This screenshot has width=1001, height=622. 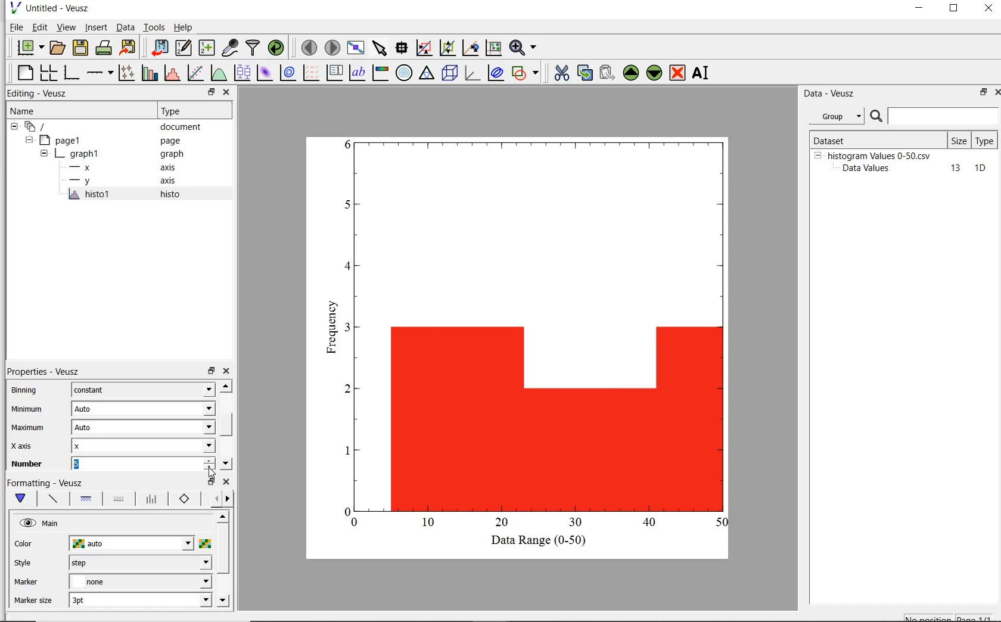 I want to click on click to recenter graph axes, so click(x=493, y=48).